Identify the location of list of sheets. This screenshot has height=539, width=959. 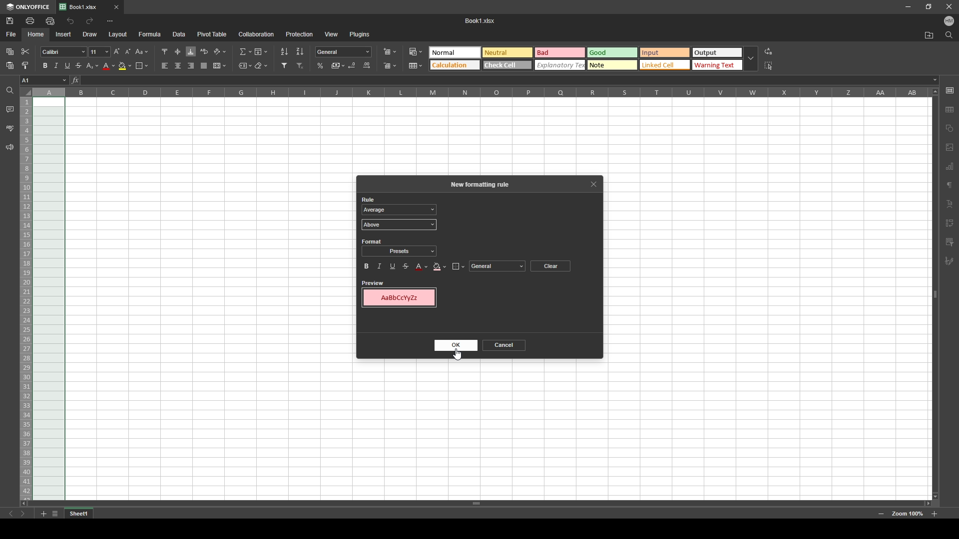
(55, 514).